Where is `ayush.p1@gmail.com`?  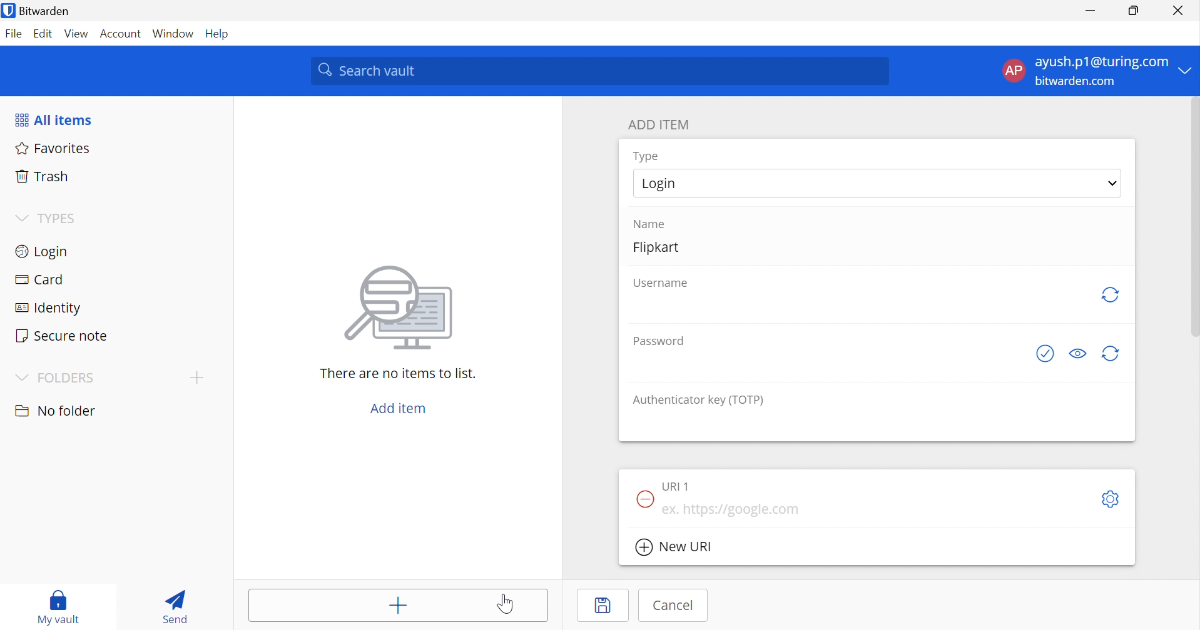 ayush.p1@gmail.com is located at coordinates (1100, 64).